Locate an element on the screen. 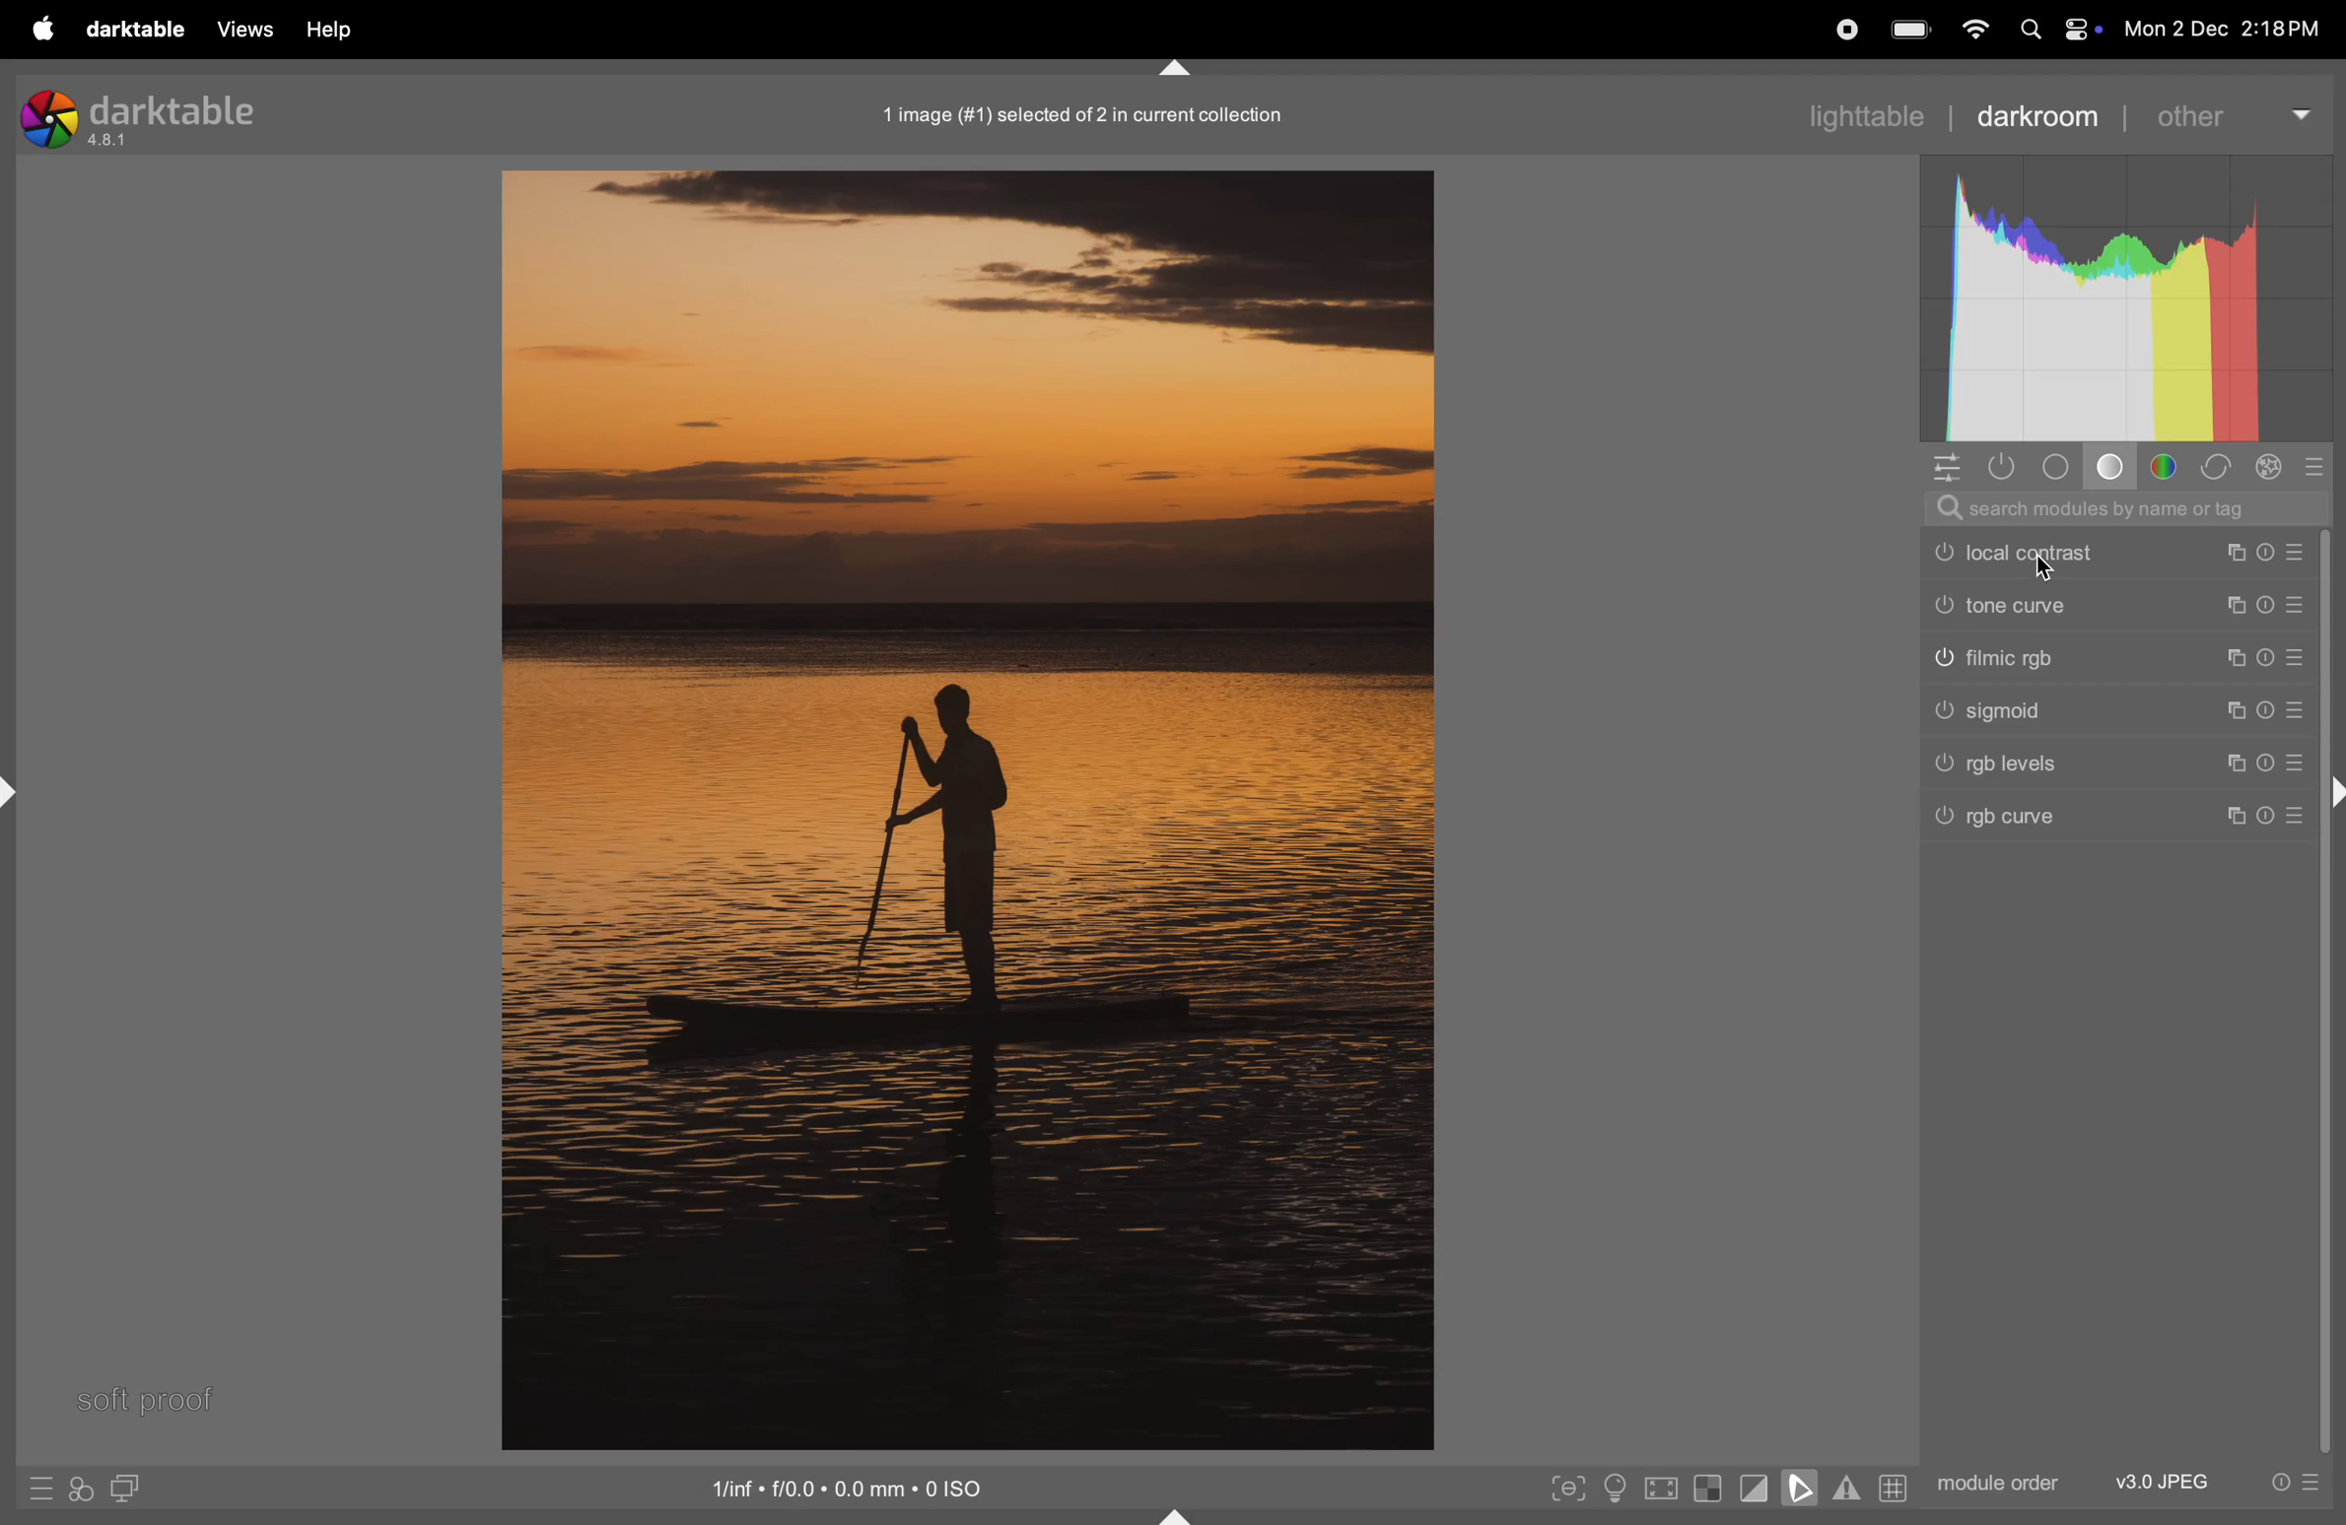  rgb curve is located at coordinates (2114, 818).